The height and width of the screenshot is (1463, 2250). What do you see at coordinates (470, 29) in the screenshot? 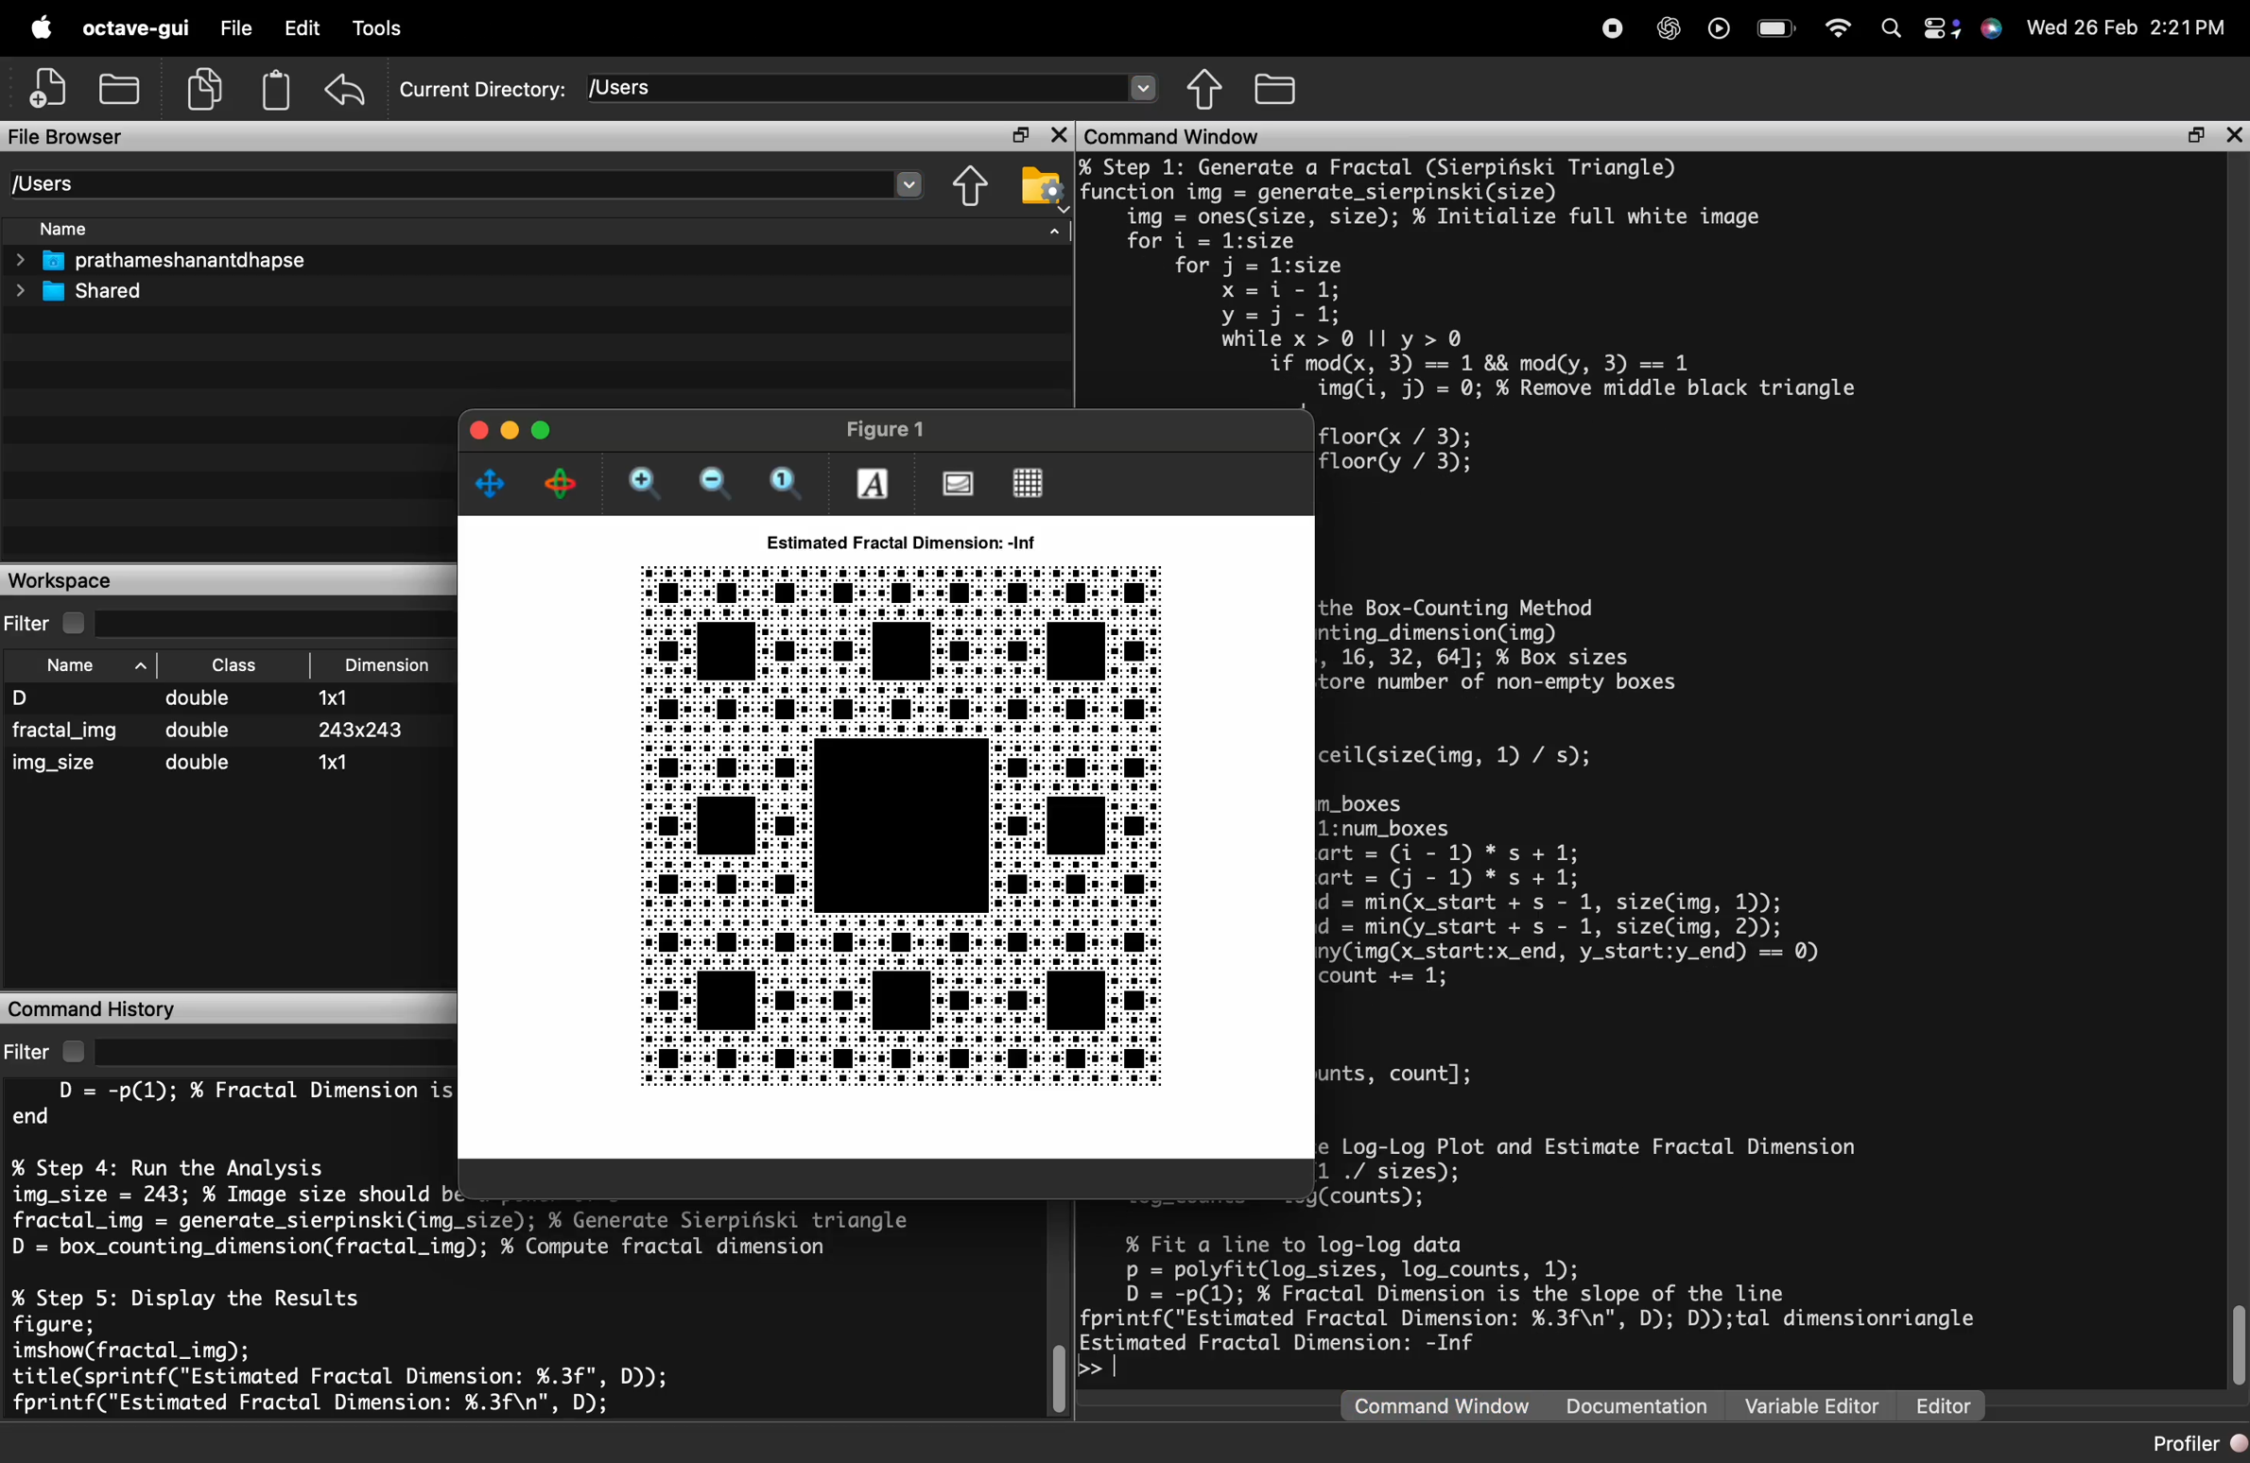
I see `Tools` at bounding box center [470, 29].